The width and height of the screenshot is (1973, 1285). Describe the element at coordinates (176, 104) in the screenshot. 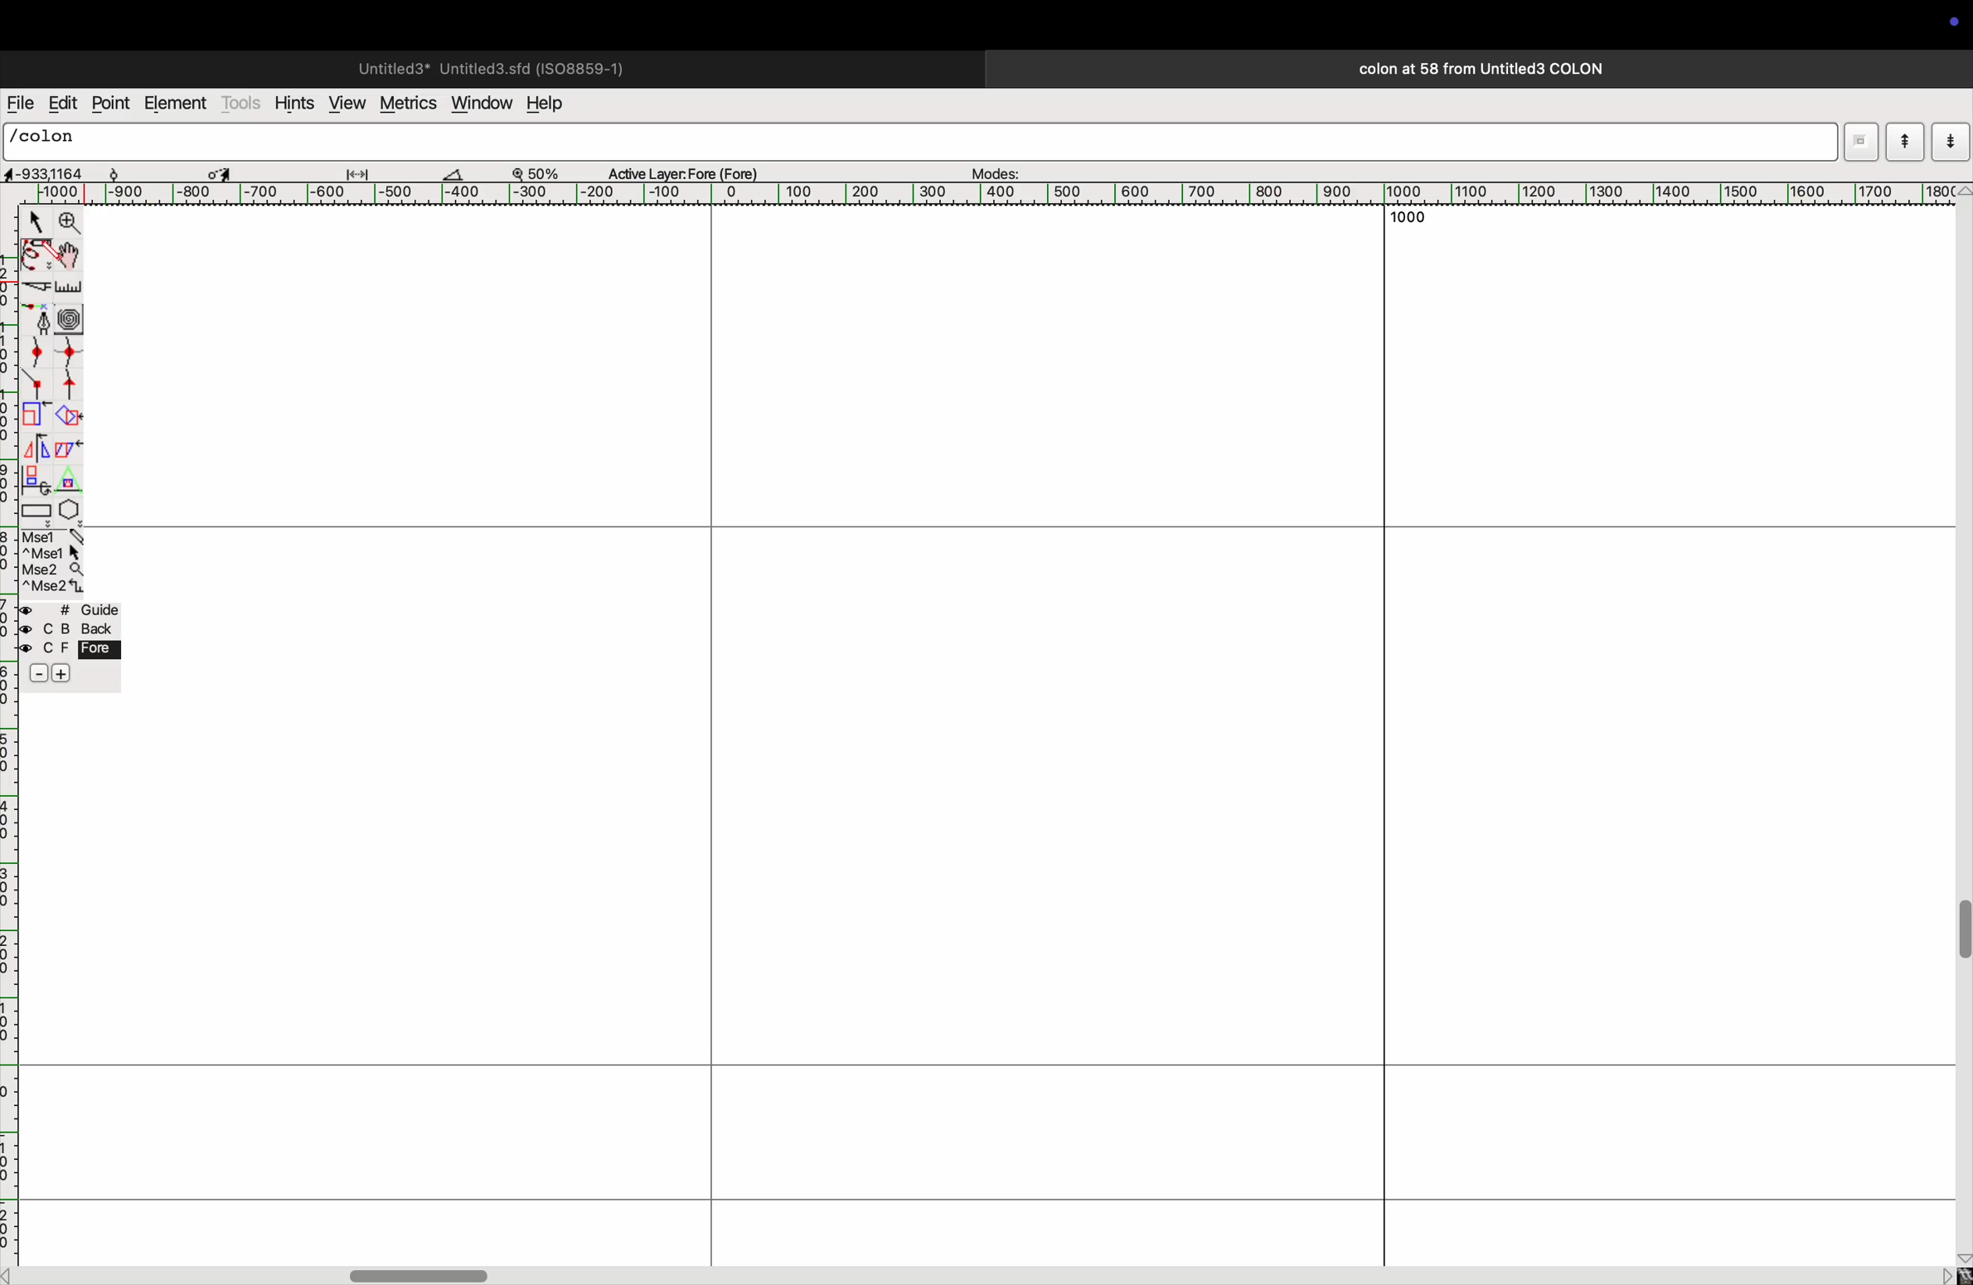

I see `element` at that location.